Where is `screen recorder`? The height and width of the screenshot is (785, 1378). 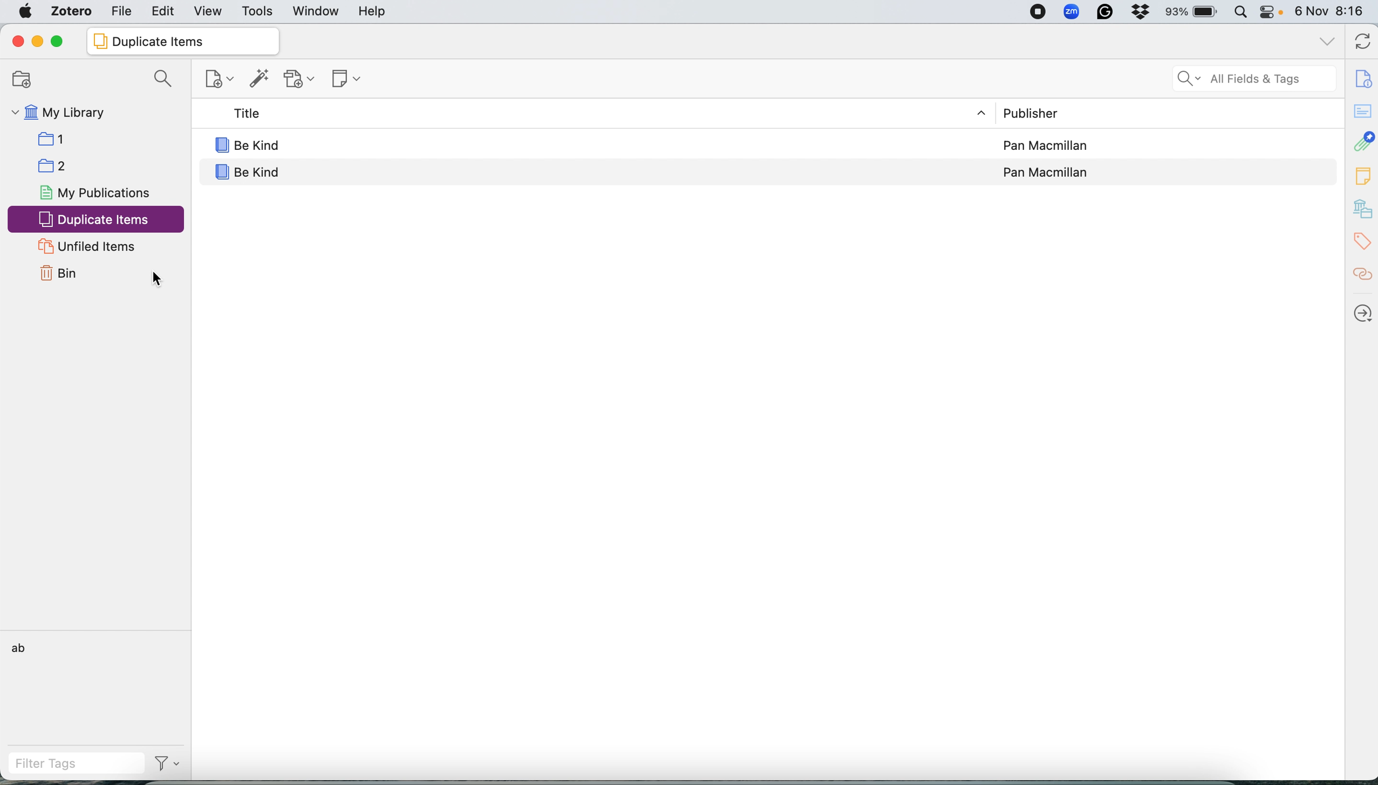 screen recorder is located at coordinates (1039, 12).